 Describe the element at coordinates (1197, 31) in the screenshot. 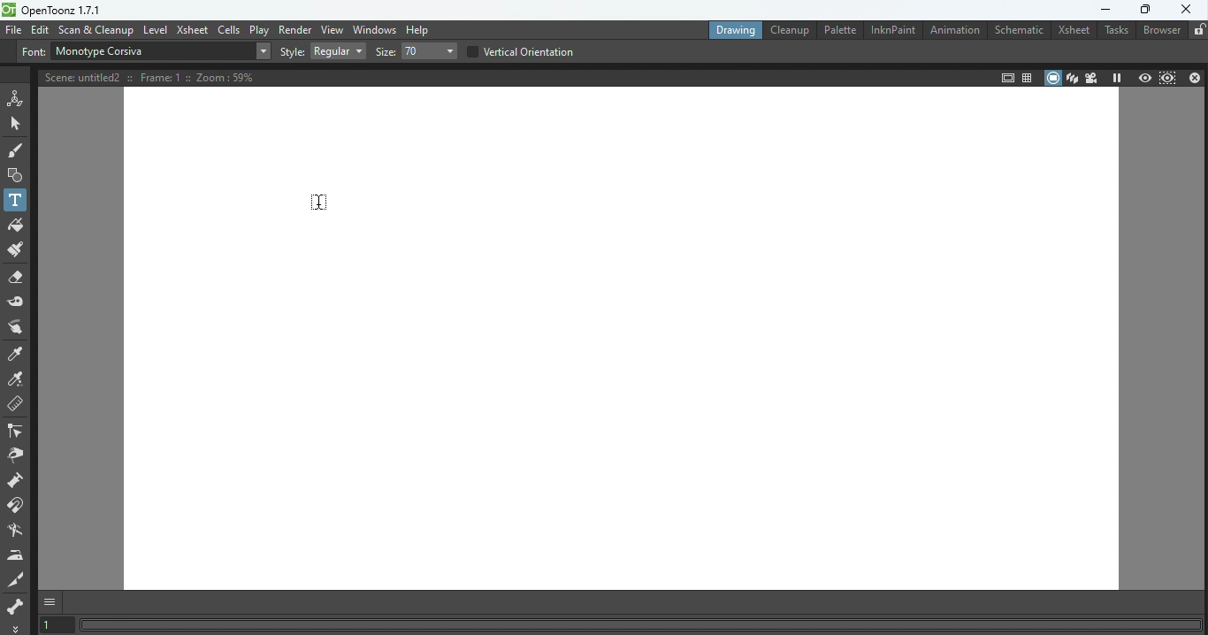

I see `Lock rooms tab` at that location.